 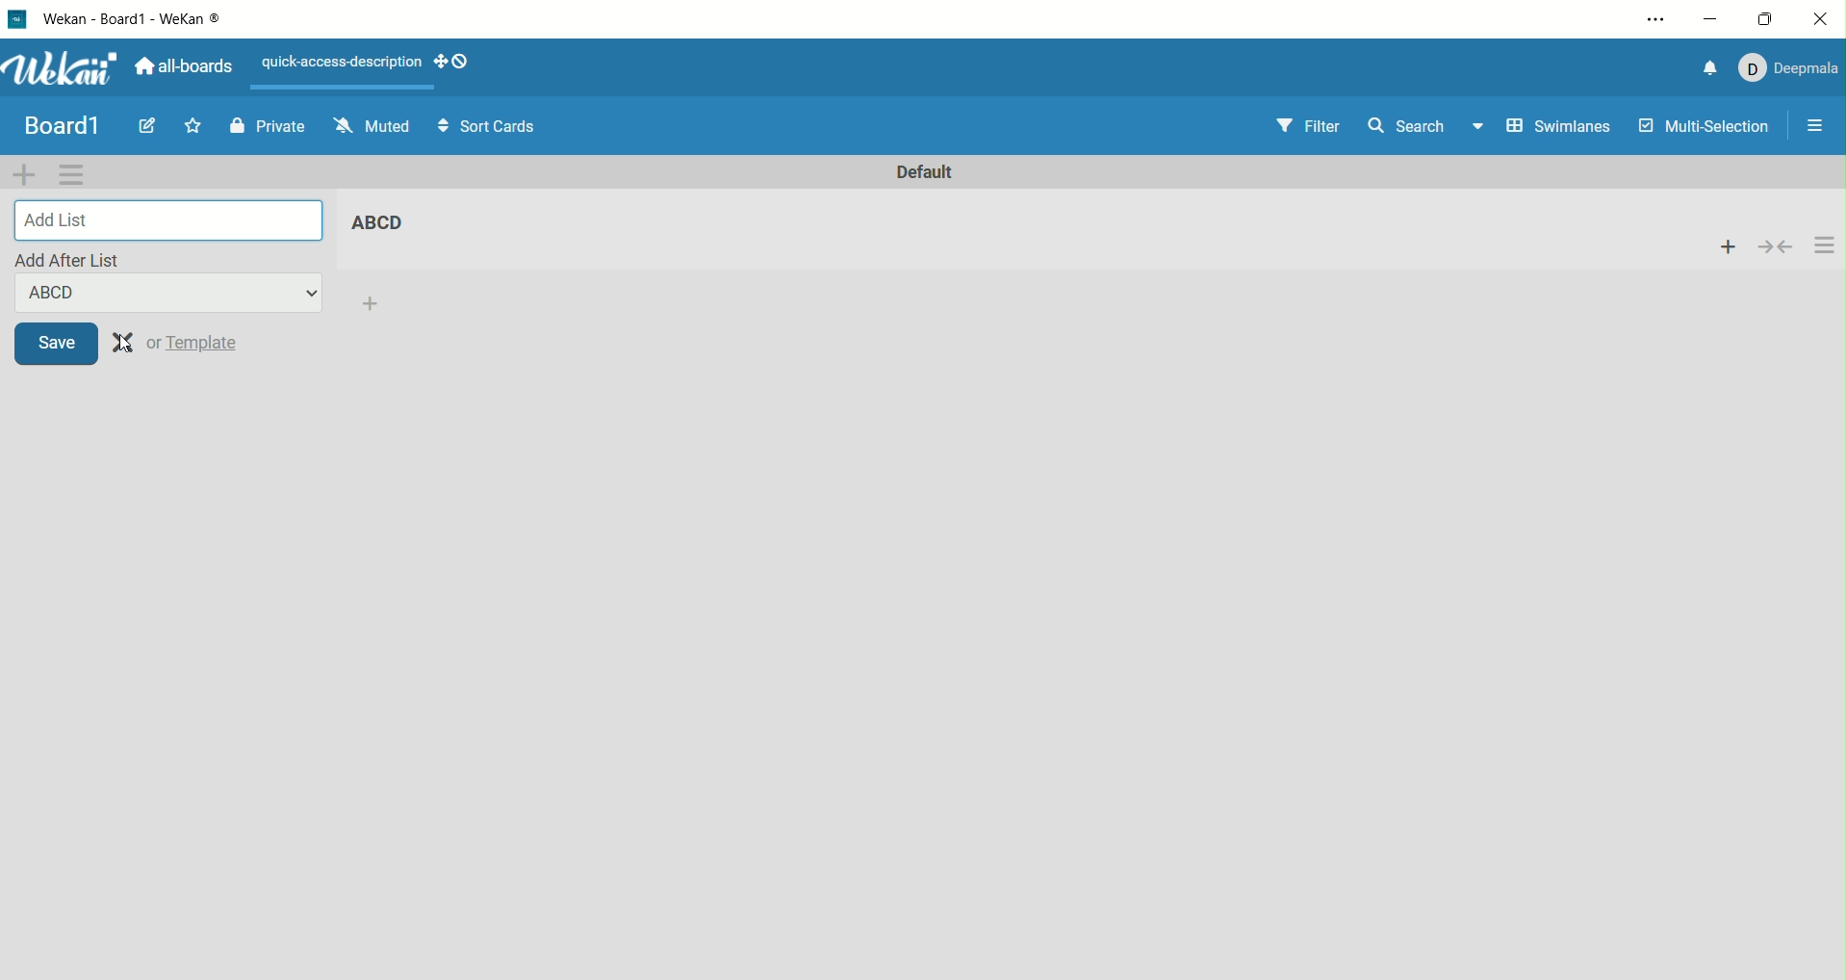 I want to click on minimize, so click(x=1713, y=21).